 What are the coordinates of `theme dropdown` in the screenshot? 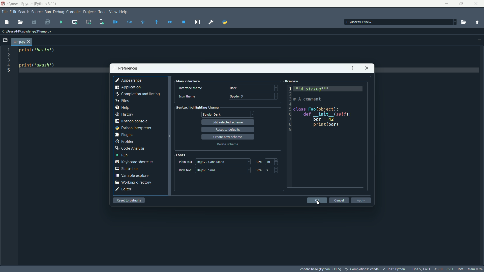 It's located at (253, 88).